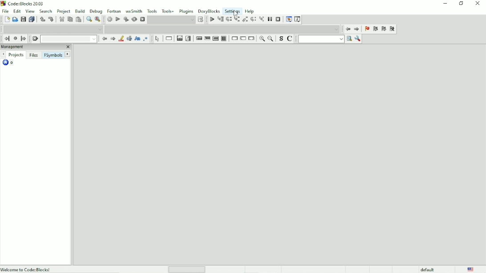 The width and height of the screenshot is (486, 273). Describe the element at coordinates (152, 11) in the screenshot. I see `Tools` at that location.